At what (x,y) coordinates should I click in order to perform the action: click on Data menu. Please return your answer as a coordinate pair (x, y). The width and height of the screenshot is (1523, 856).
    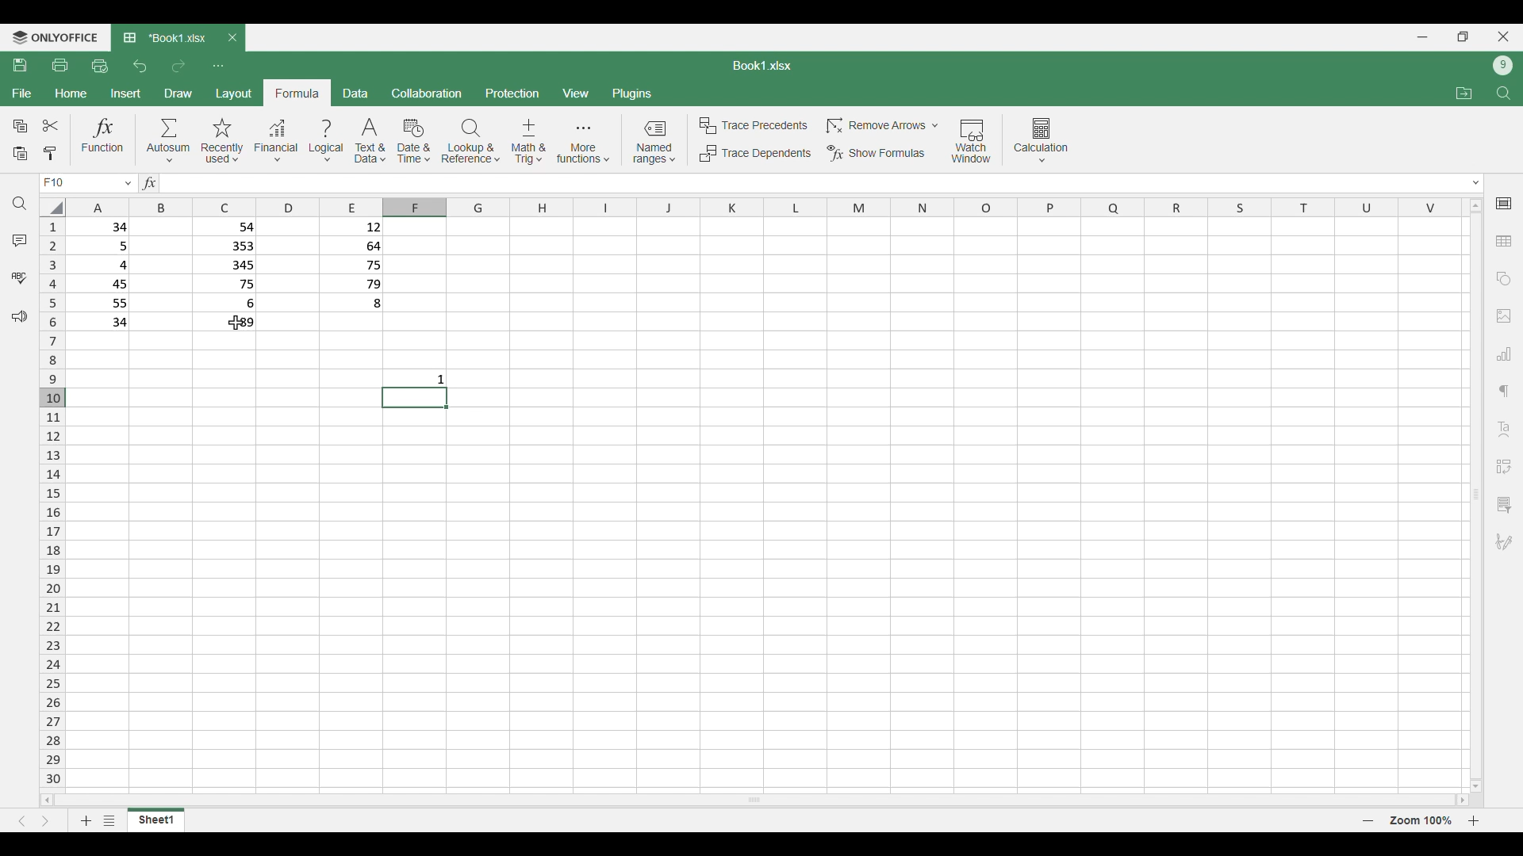
    Looking at the image, I should click on (356, 93).